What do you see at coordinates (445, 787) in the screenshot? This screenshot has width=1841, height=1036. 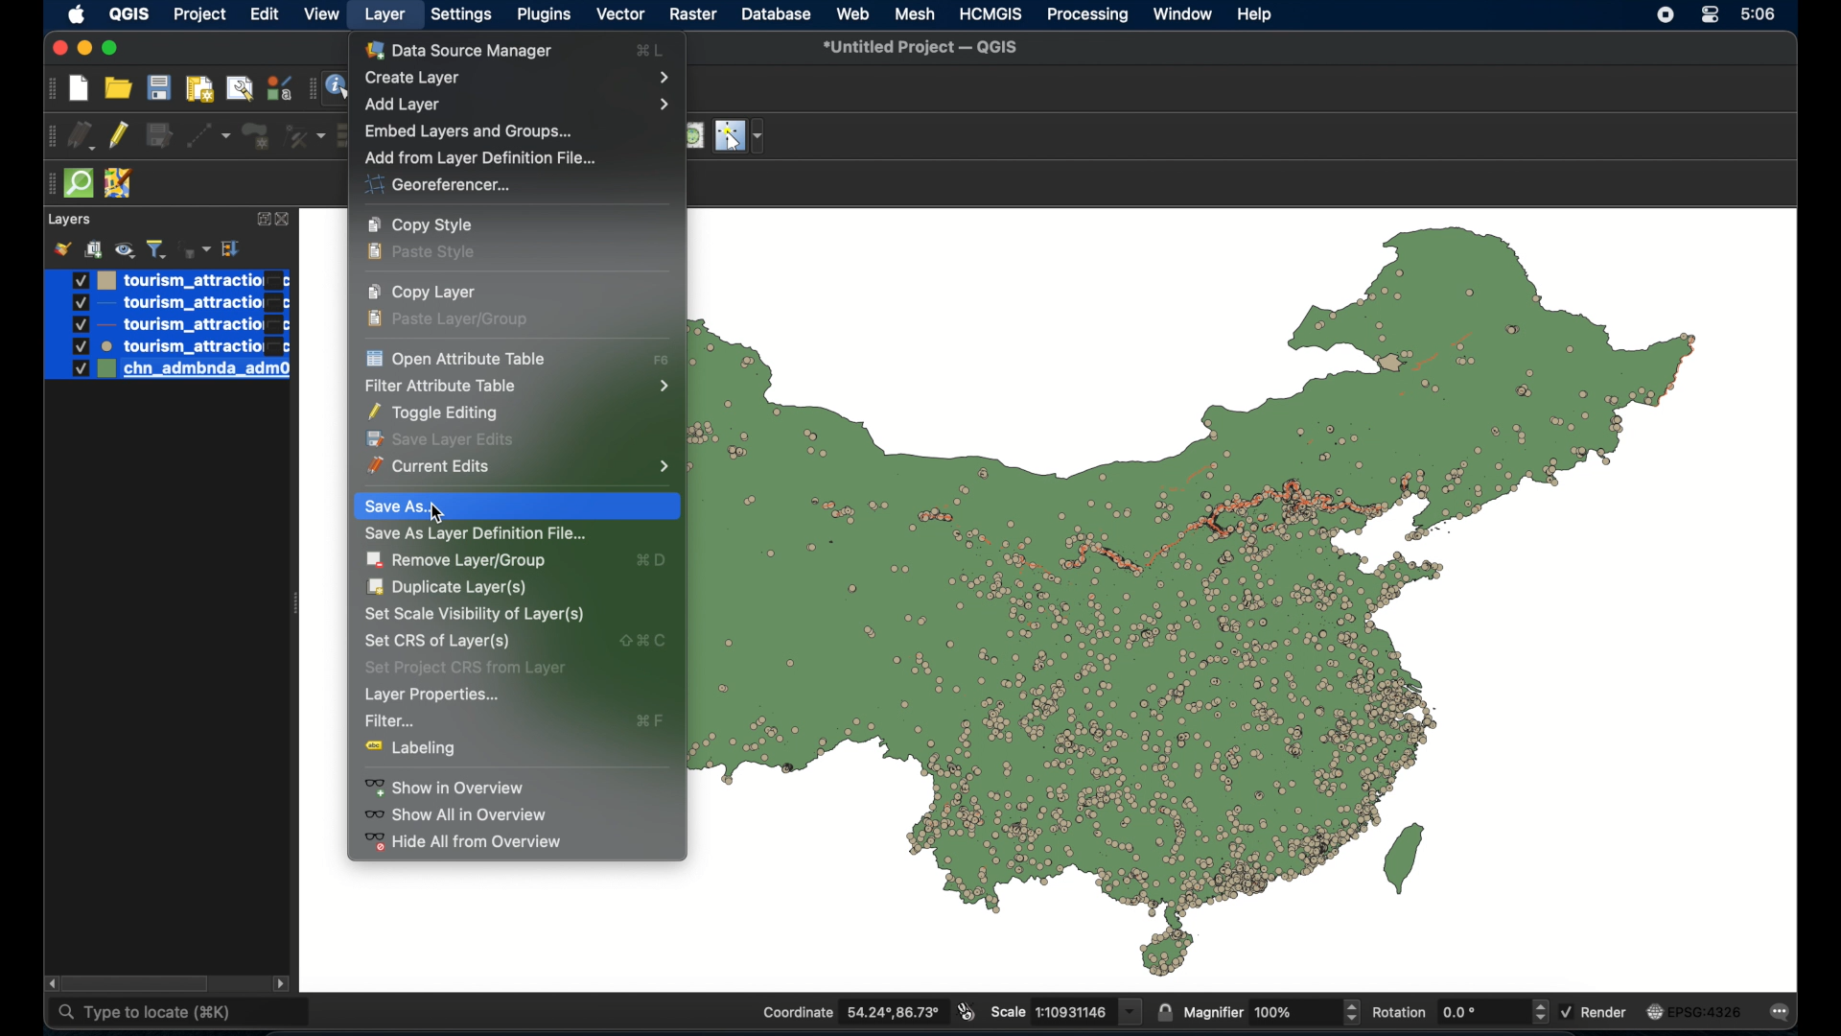 I see `show in overview` at bounding box center [445, 787].